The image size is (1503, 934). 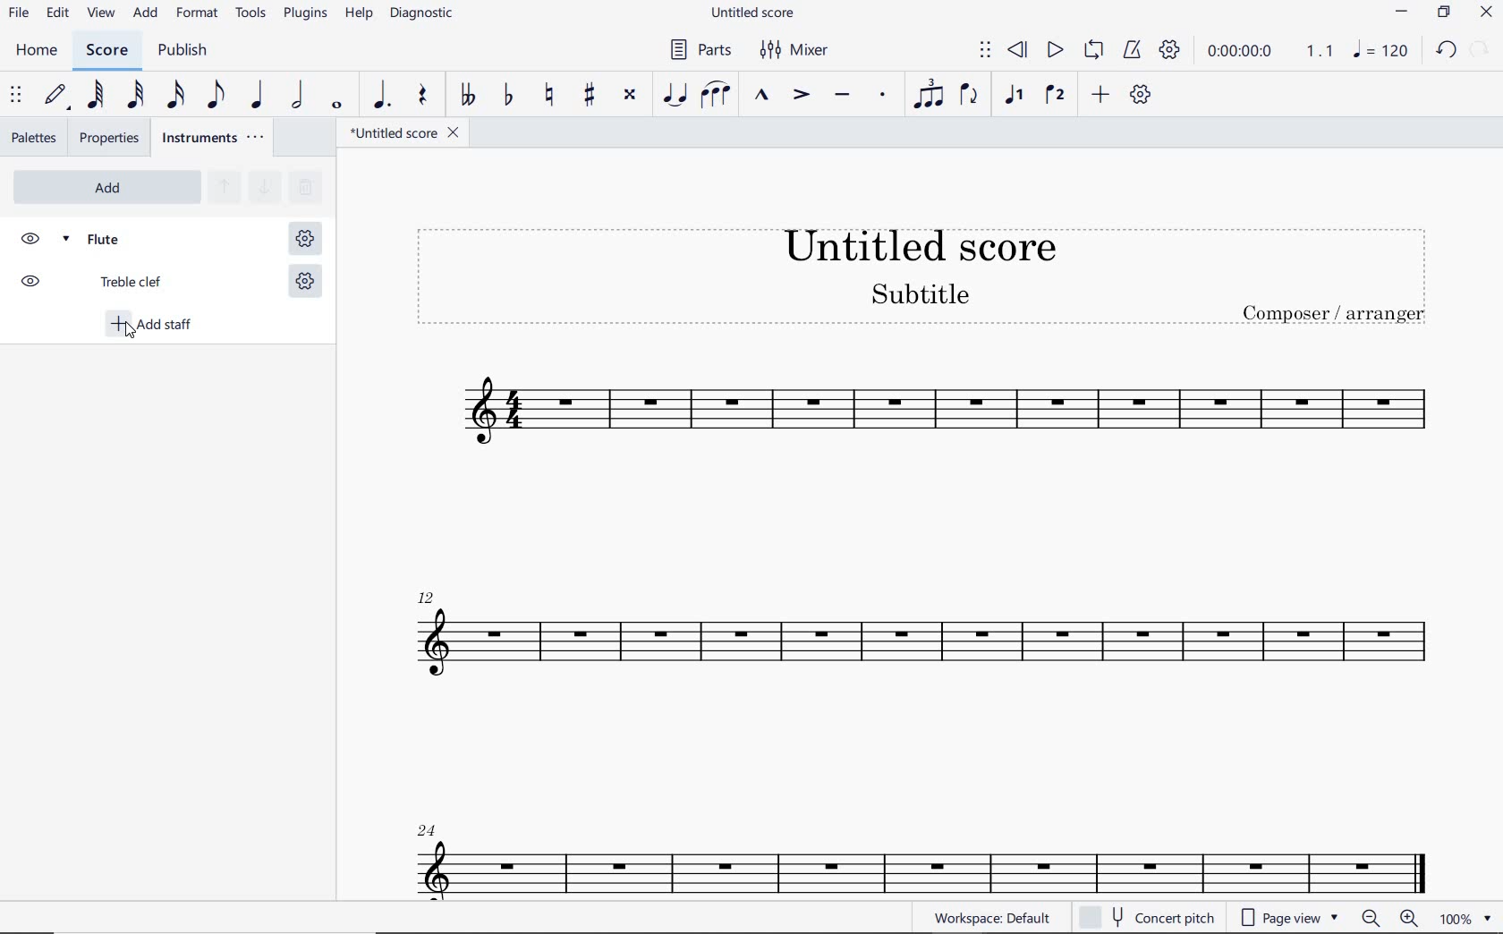 What do you see at coordinates (701, 50) in the screenshot?
I see `PARTS` at bounding box center [701, 50].